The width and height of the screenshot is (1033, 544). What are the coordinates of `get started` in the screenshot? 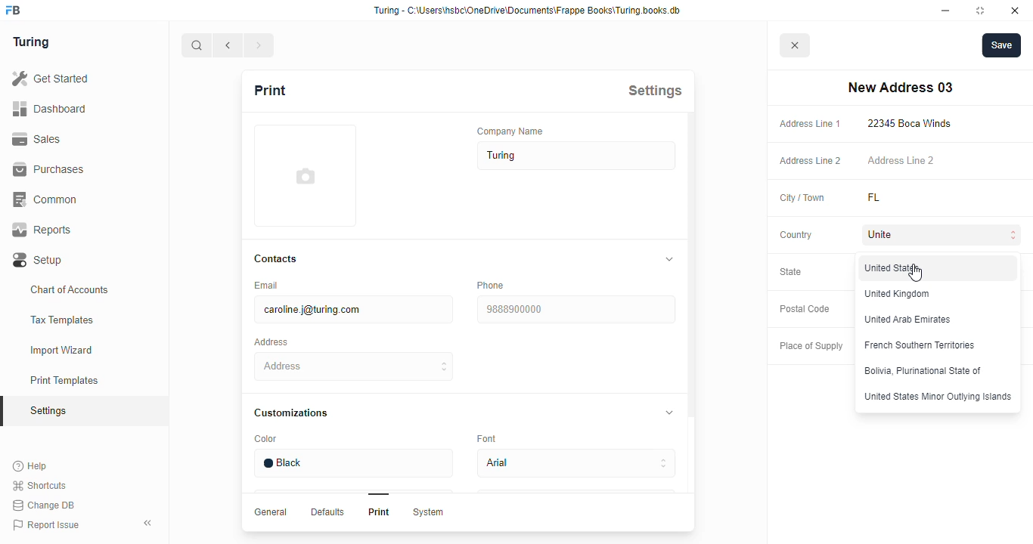 It's located at (50, 79).